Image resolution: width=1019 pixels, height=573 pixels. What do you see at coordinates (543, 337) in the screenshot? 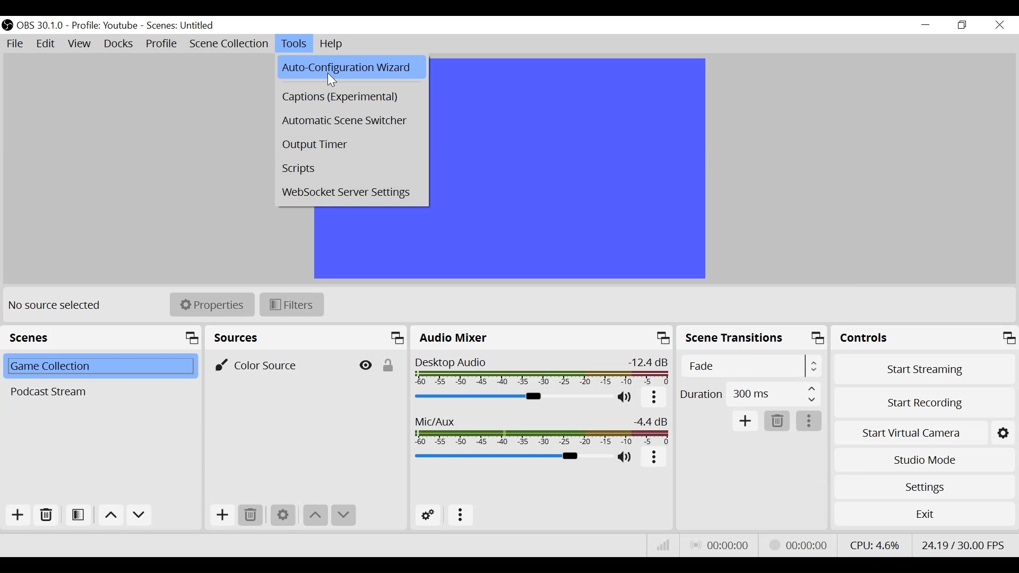
I see `Audio Mixer` at bounding box center [543, 337].